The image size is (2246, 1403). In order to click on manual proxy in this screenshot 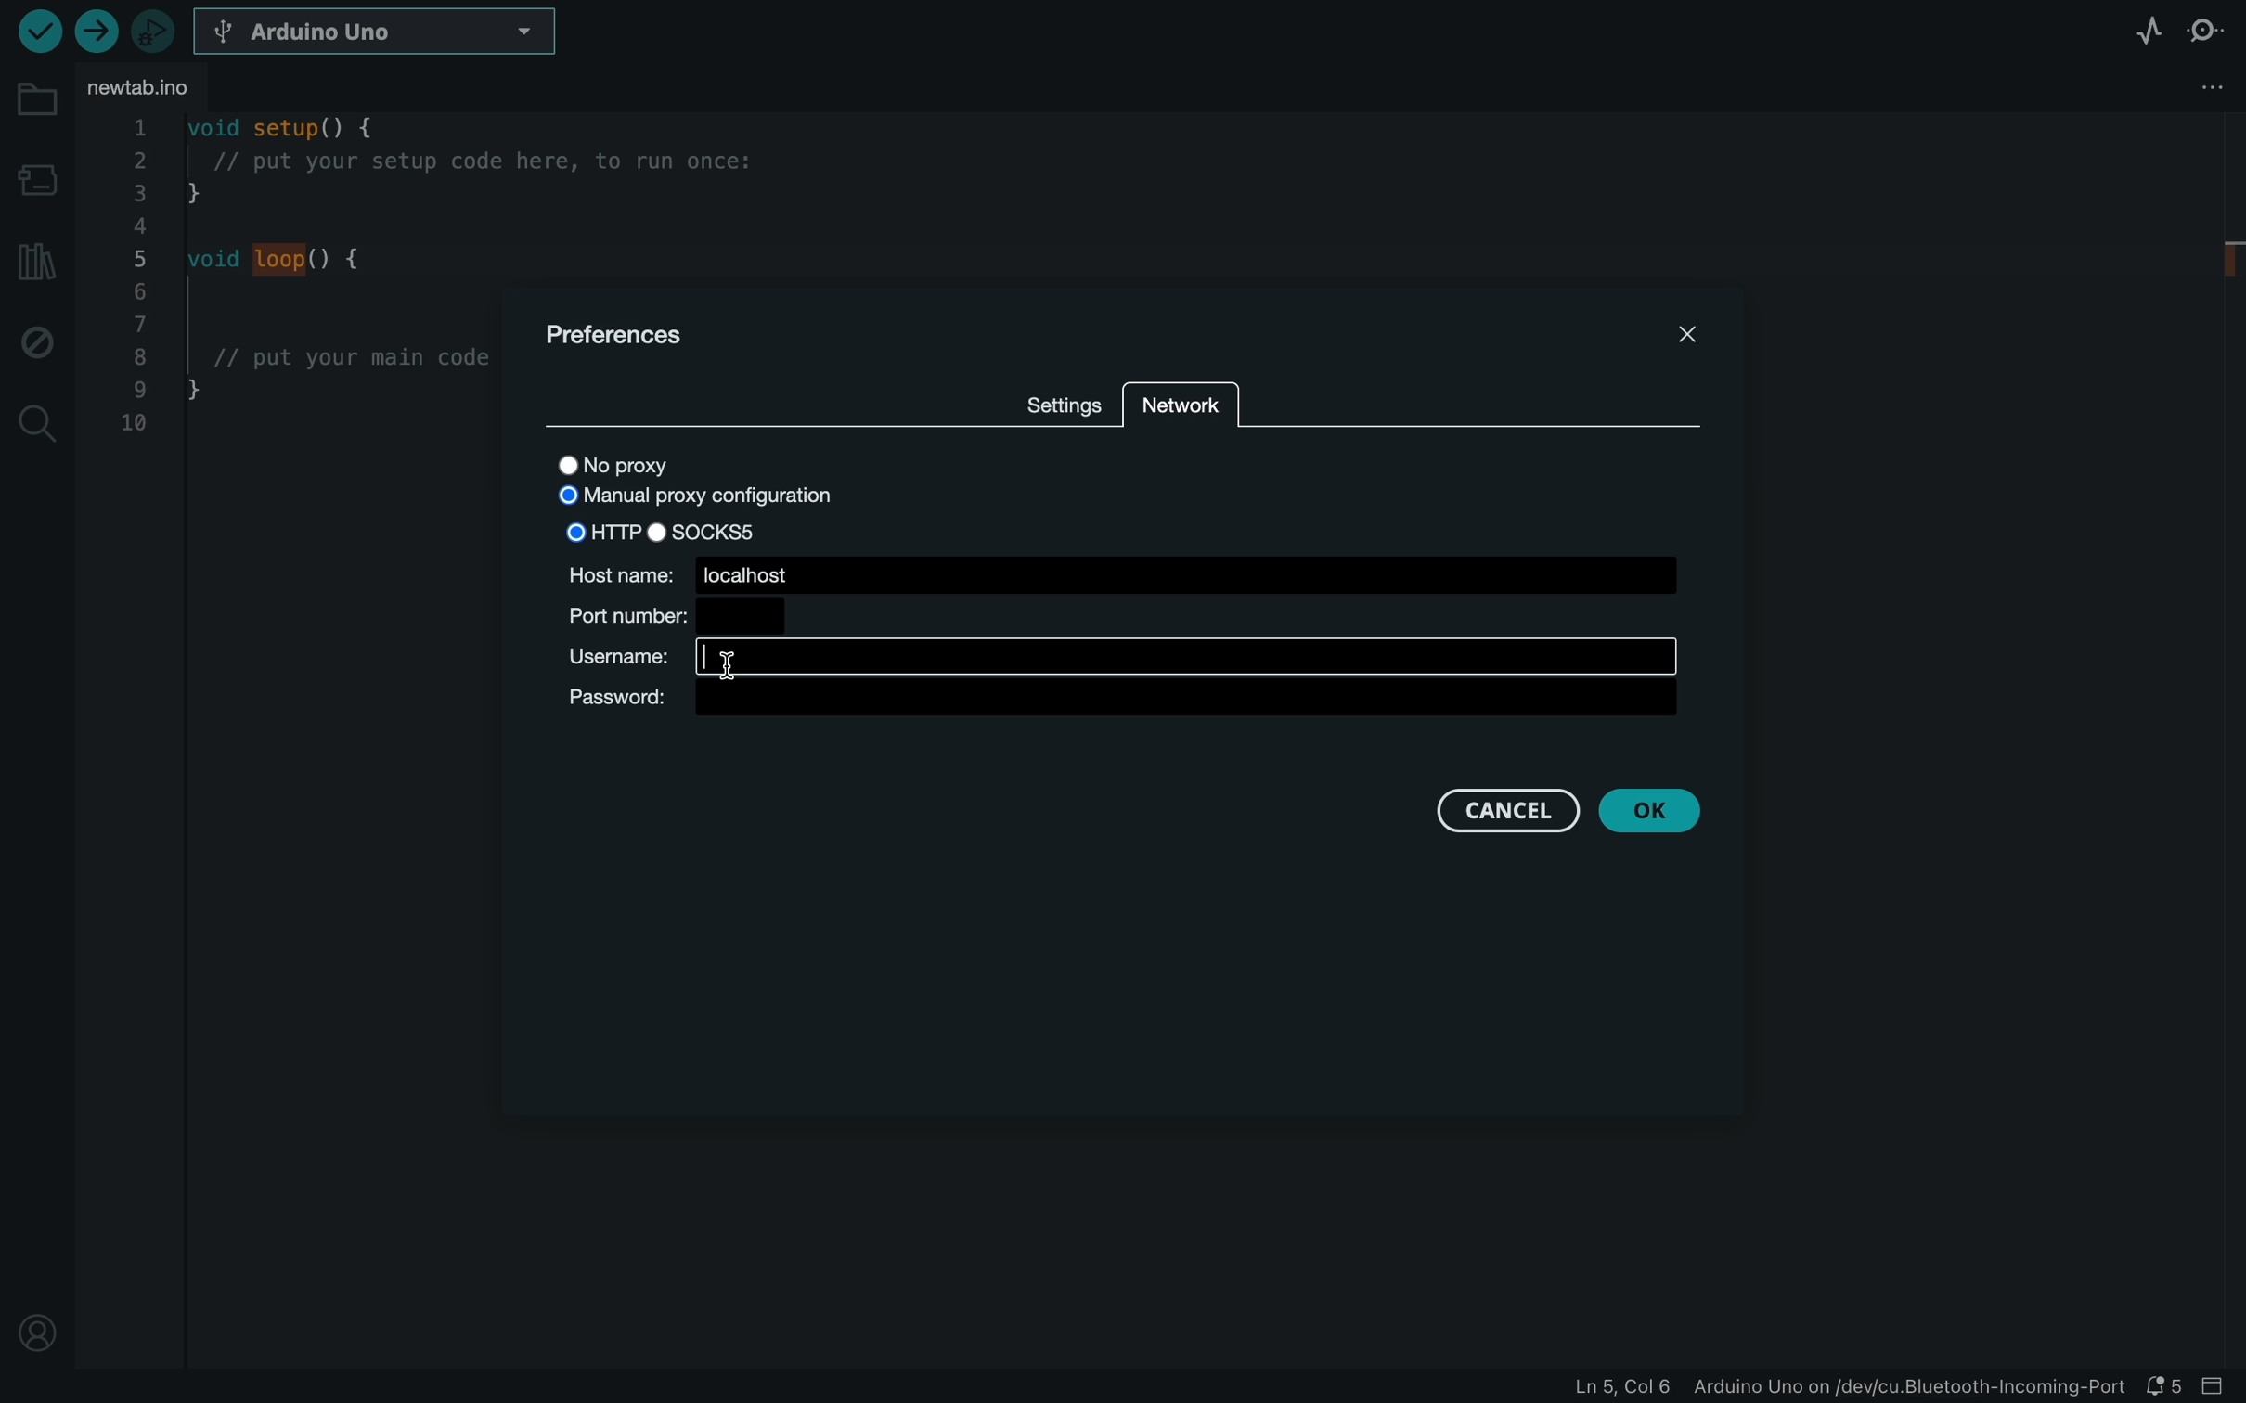, I will do `click(709, 499)`.